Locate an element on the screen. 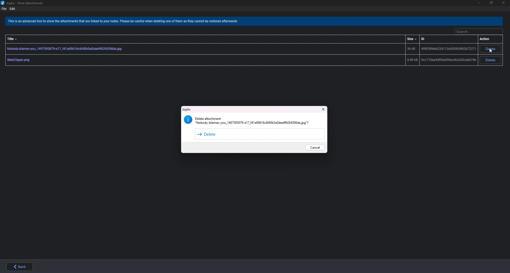 The image size is (510, 273). Close is located at coordinates (322, 109).